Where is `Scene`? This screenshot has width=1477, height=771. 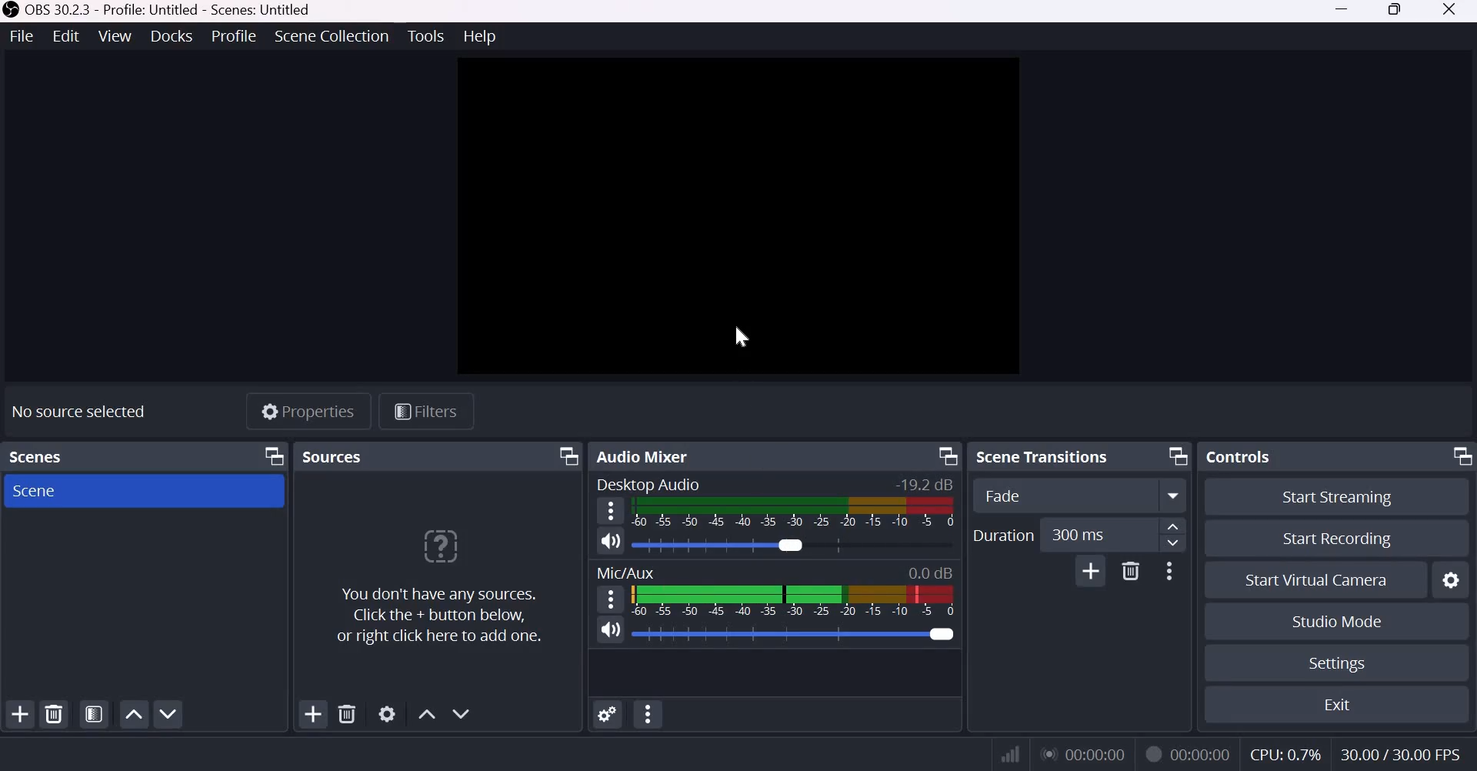
Scene is located at coordinates (55, 491).